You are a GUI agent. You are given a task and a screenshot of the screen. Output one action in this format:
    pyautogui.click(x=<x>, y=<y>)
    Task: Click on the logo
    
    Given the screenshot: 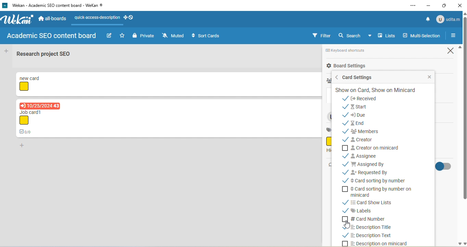 What is the action you would take?
    pyautogui.click(x=19, y=19)
    